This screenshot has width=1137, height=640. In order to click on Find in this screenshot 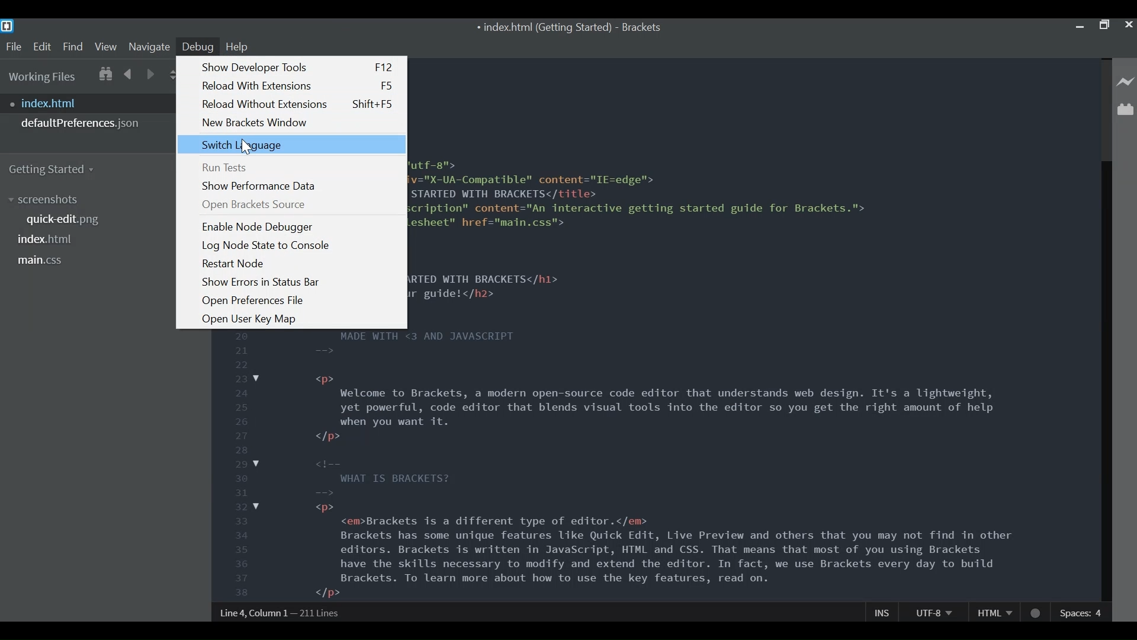, I will do `click(73, 46)`.